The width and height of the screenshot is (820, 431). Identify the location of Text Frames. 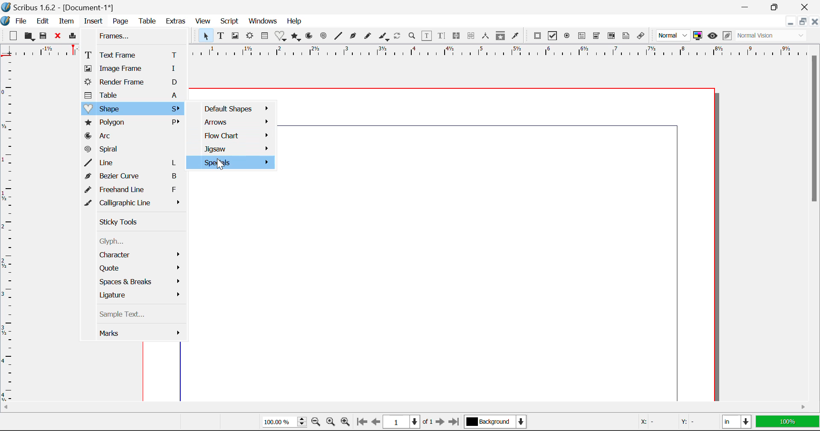
(221, 36).